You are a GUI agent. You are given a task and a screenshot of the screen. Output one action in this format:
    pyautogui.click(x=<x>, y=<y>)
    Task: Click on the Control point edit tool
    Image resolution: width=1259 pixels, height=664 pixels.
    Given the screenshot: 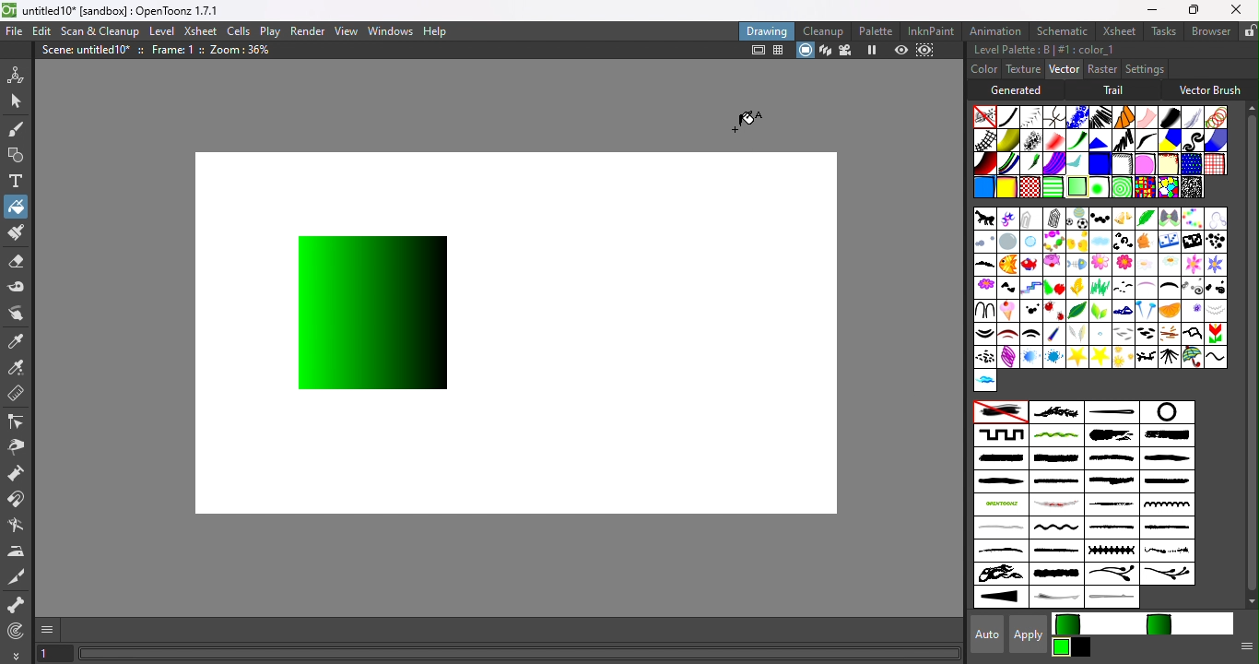 What is the action you would take?
    pyautogui.click(x=18, y=421)
    